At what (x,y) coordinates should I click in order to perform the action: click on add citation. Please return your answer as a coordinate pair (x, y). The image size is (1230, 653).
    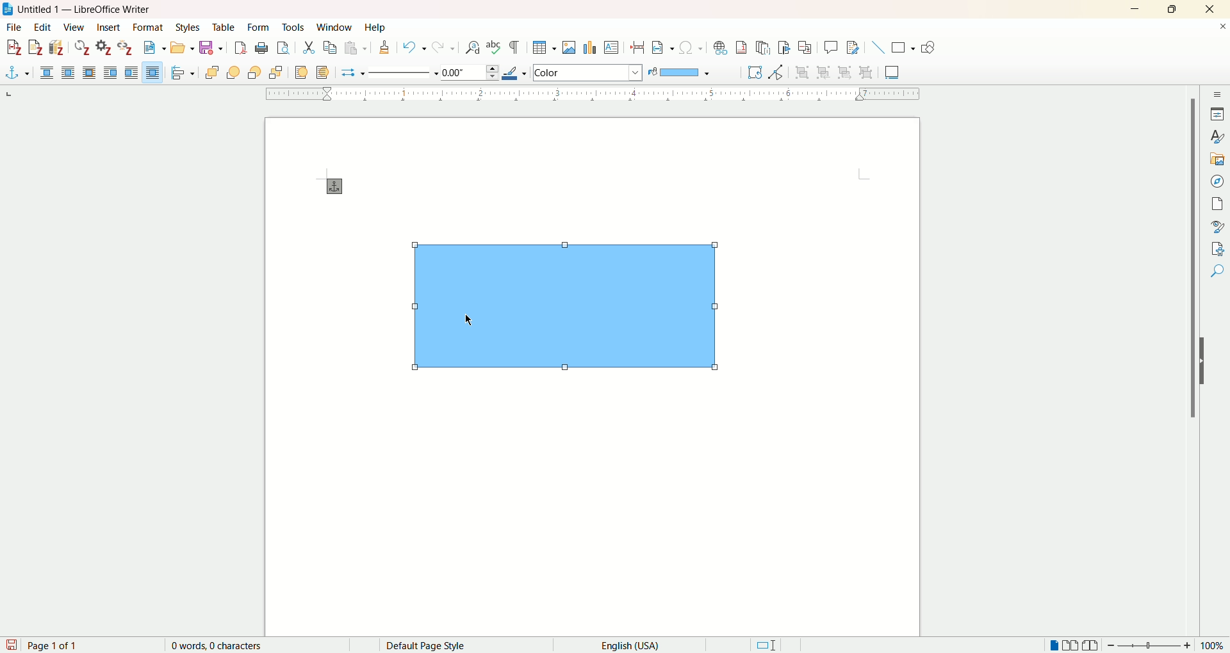
    Looking at the image, I should click on (12, 48).